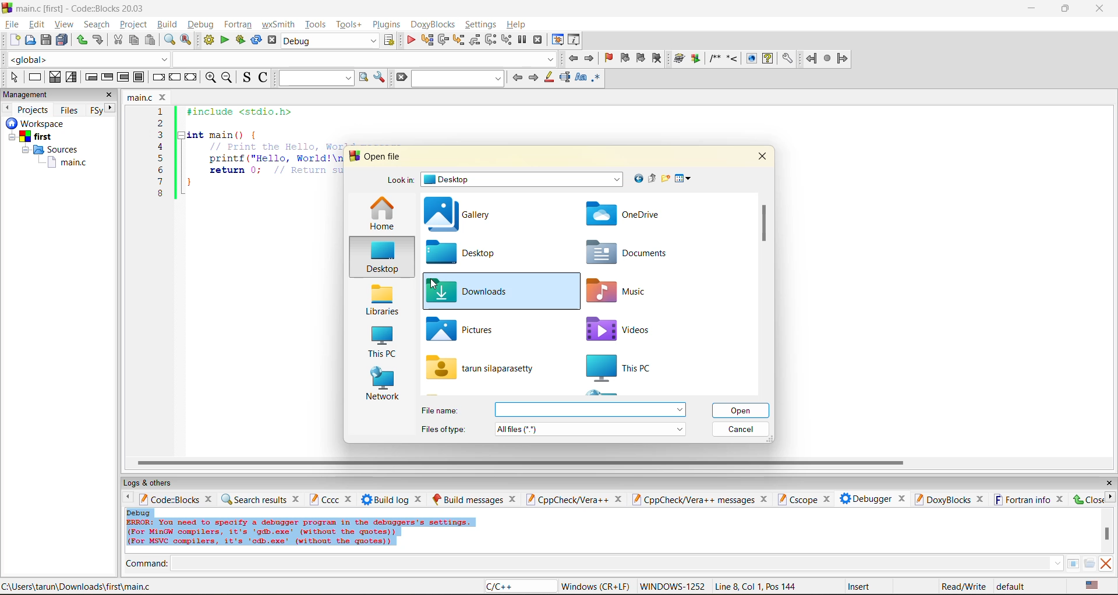  Describe the element at coordinates (426, 40) in the screenshot. I see `run to cursor` at that location.